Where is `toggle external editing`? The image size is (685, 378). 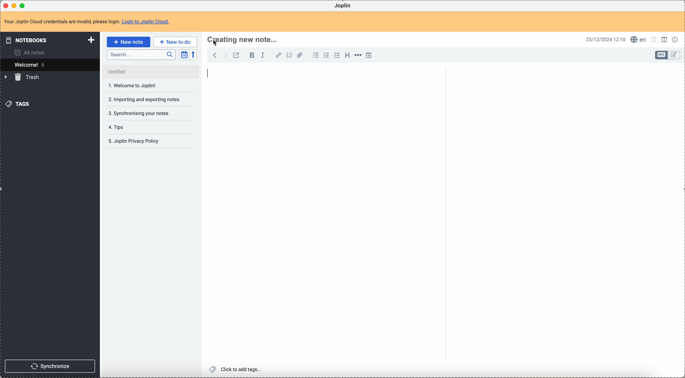 toggle external editing is located at coordinates (236, 55).